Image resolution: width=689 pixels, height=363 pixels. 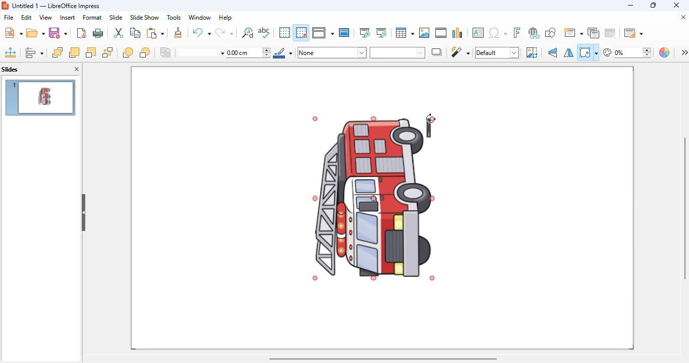 What do you see at coordinates (518, 32) in the screenshot?
I see `insert fontwork text` at bounding box center [518, 32].